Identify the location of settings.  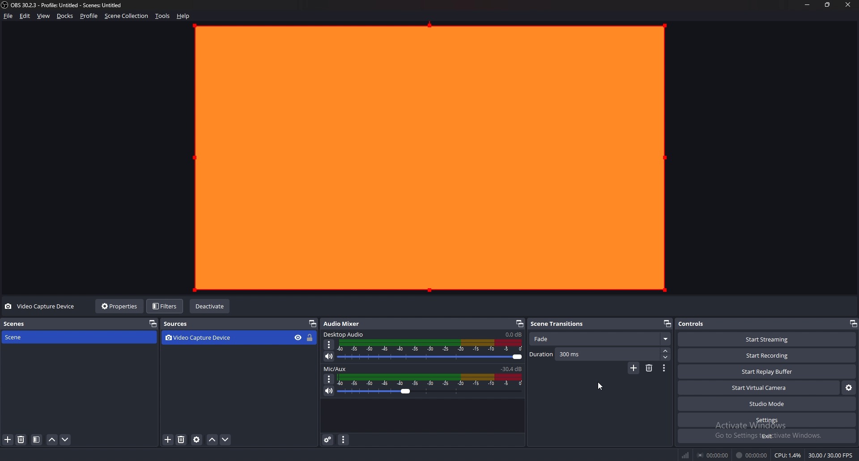
(767, 420).